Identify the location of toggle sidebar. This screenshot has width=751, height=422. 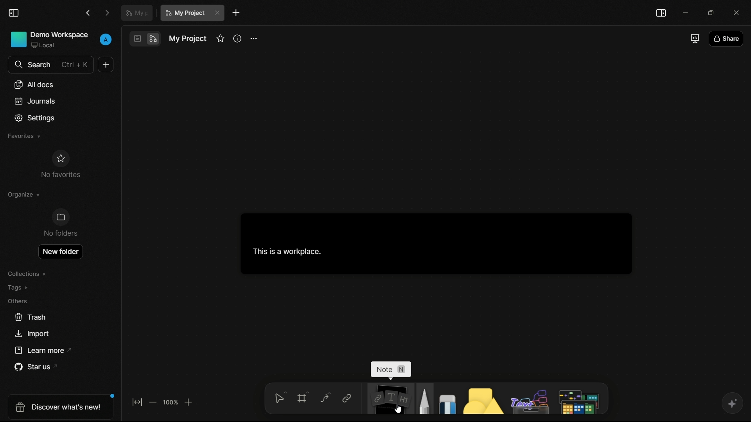
(661, 13).